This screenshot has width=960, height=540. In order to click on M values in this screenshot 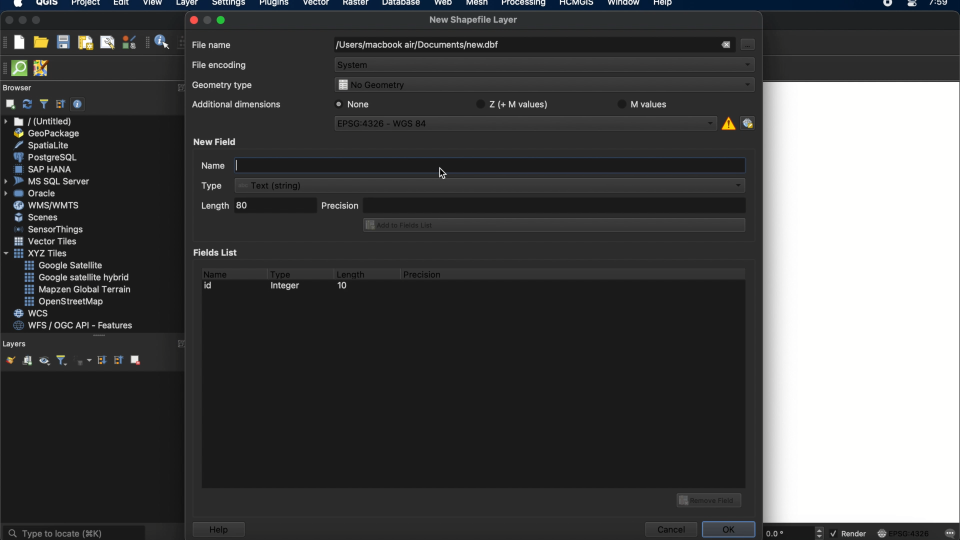, I will do `click(647, 104)`.